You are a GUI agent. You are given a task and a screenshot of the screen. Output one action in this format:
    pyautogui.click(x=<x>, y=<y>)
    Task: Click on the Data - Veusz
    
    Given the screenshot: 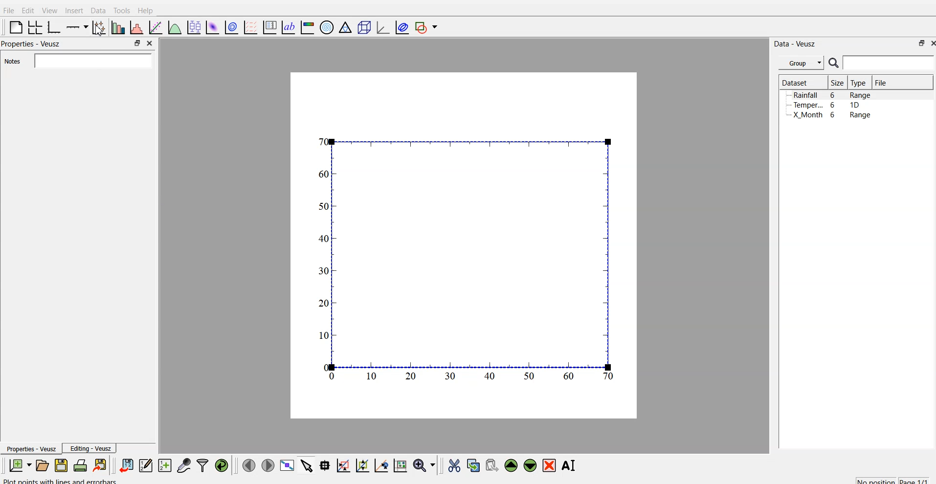 What is the action you would take?
    pyautogui.click(x=796, y=43)
    